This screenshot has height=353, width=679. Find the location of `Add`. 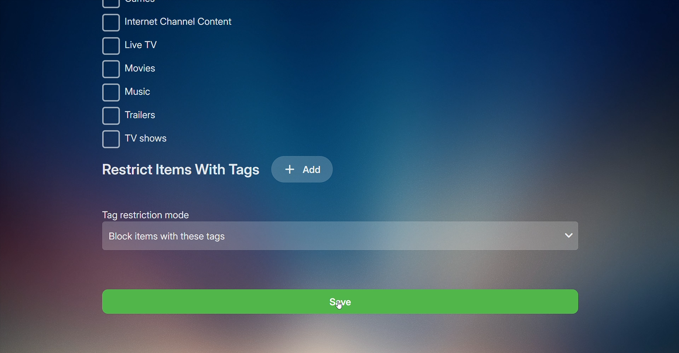

Add is located at coordinates (306, 168).